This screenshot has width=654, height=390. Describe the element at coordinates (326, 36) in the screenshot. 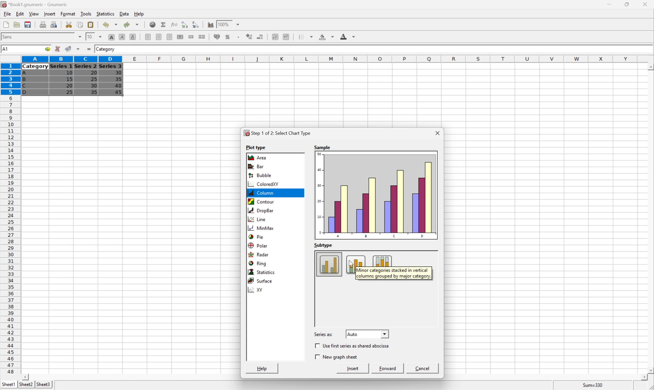

I see `Background` at that location.